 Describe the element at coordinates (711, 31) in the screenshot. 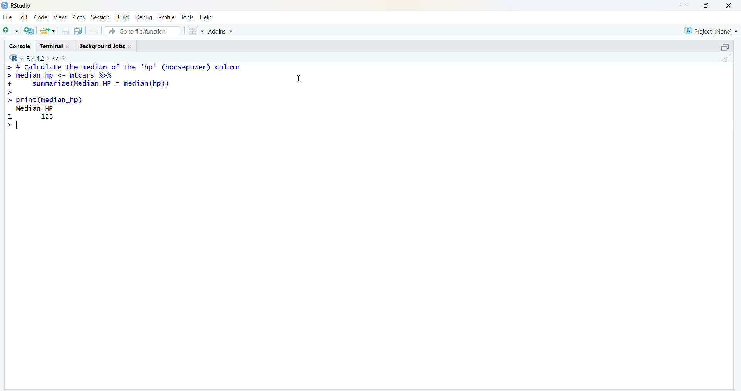

I see `Project: (None)` at that location.